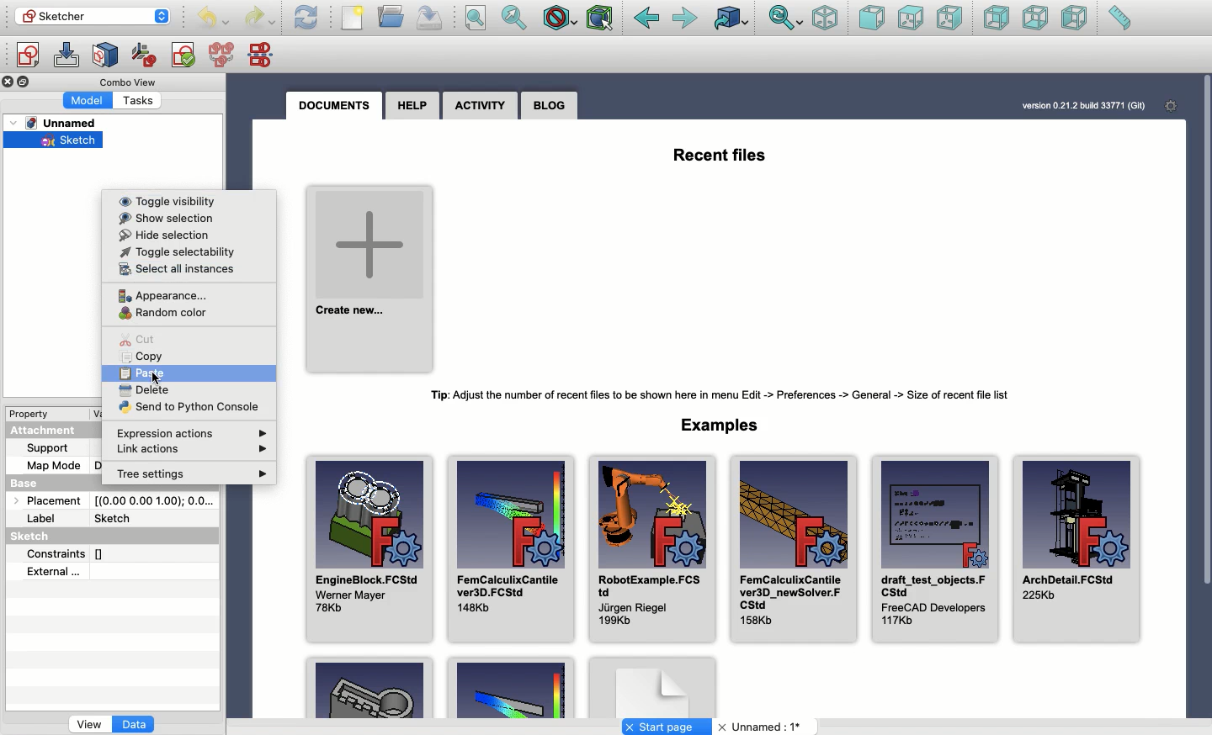 This screenshot has width=1212, height=735. I want to click on Save, so click(430, 19).